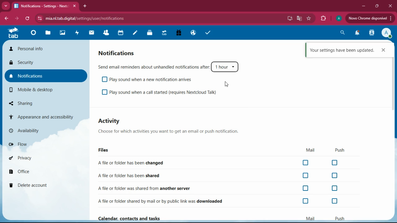  I want to click on files, so click(48, 33).